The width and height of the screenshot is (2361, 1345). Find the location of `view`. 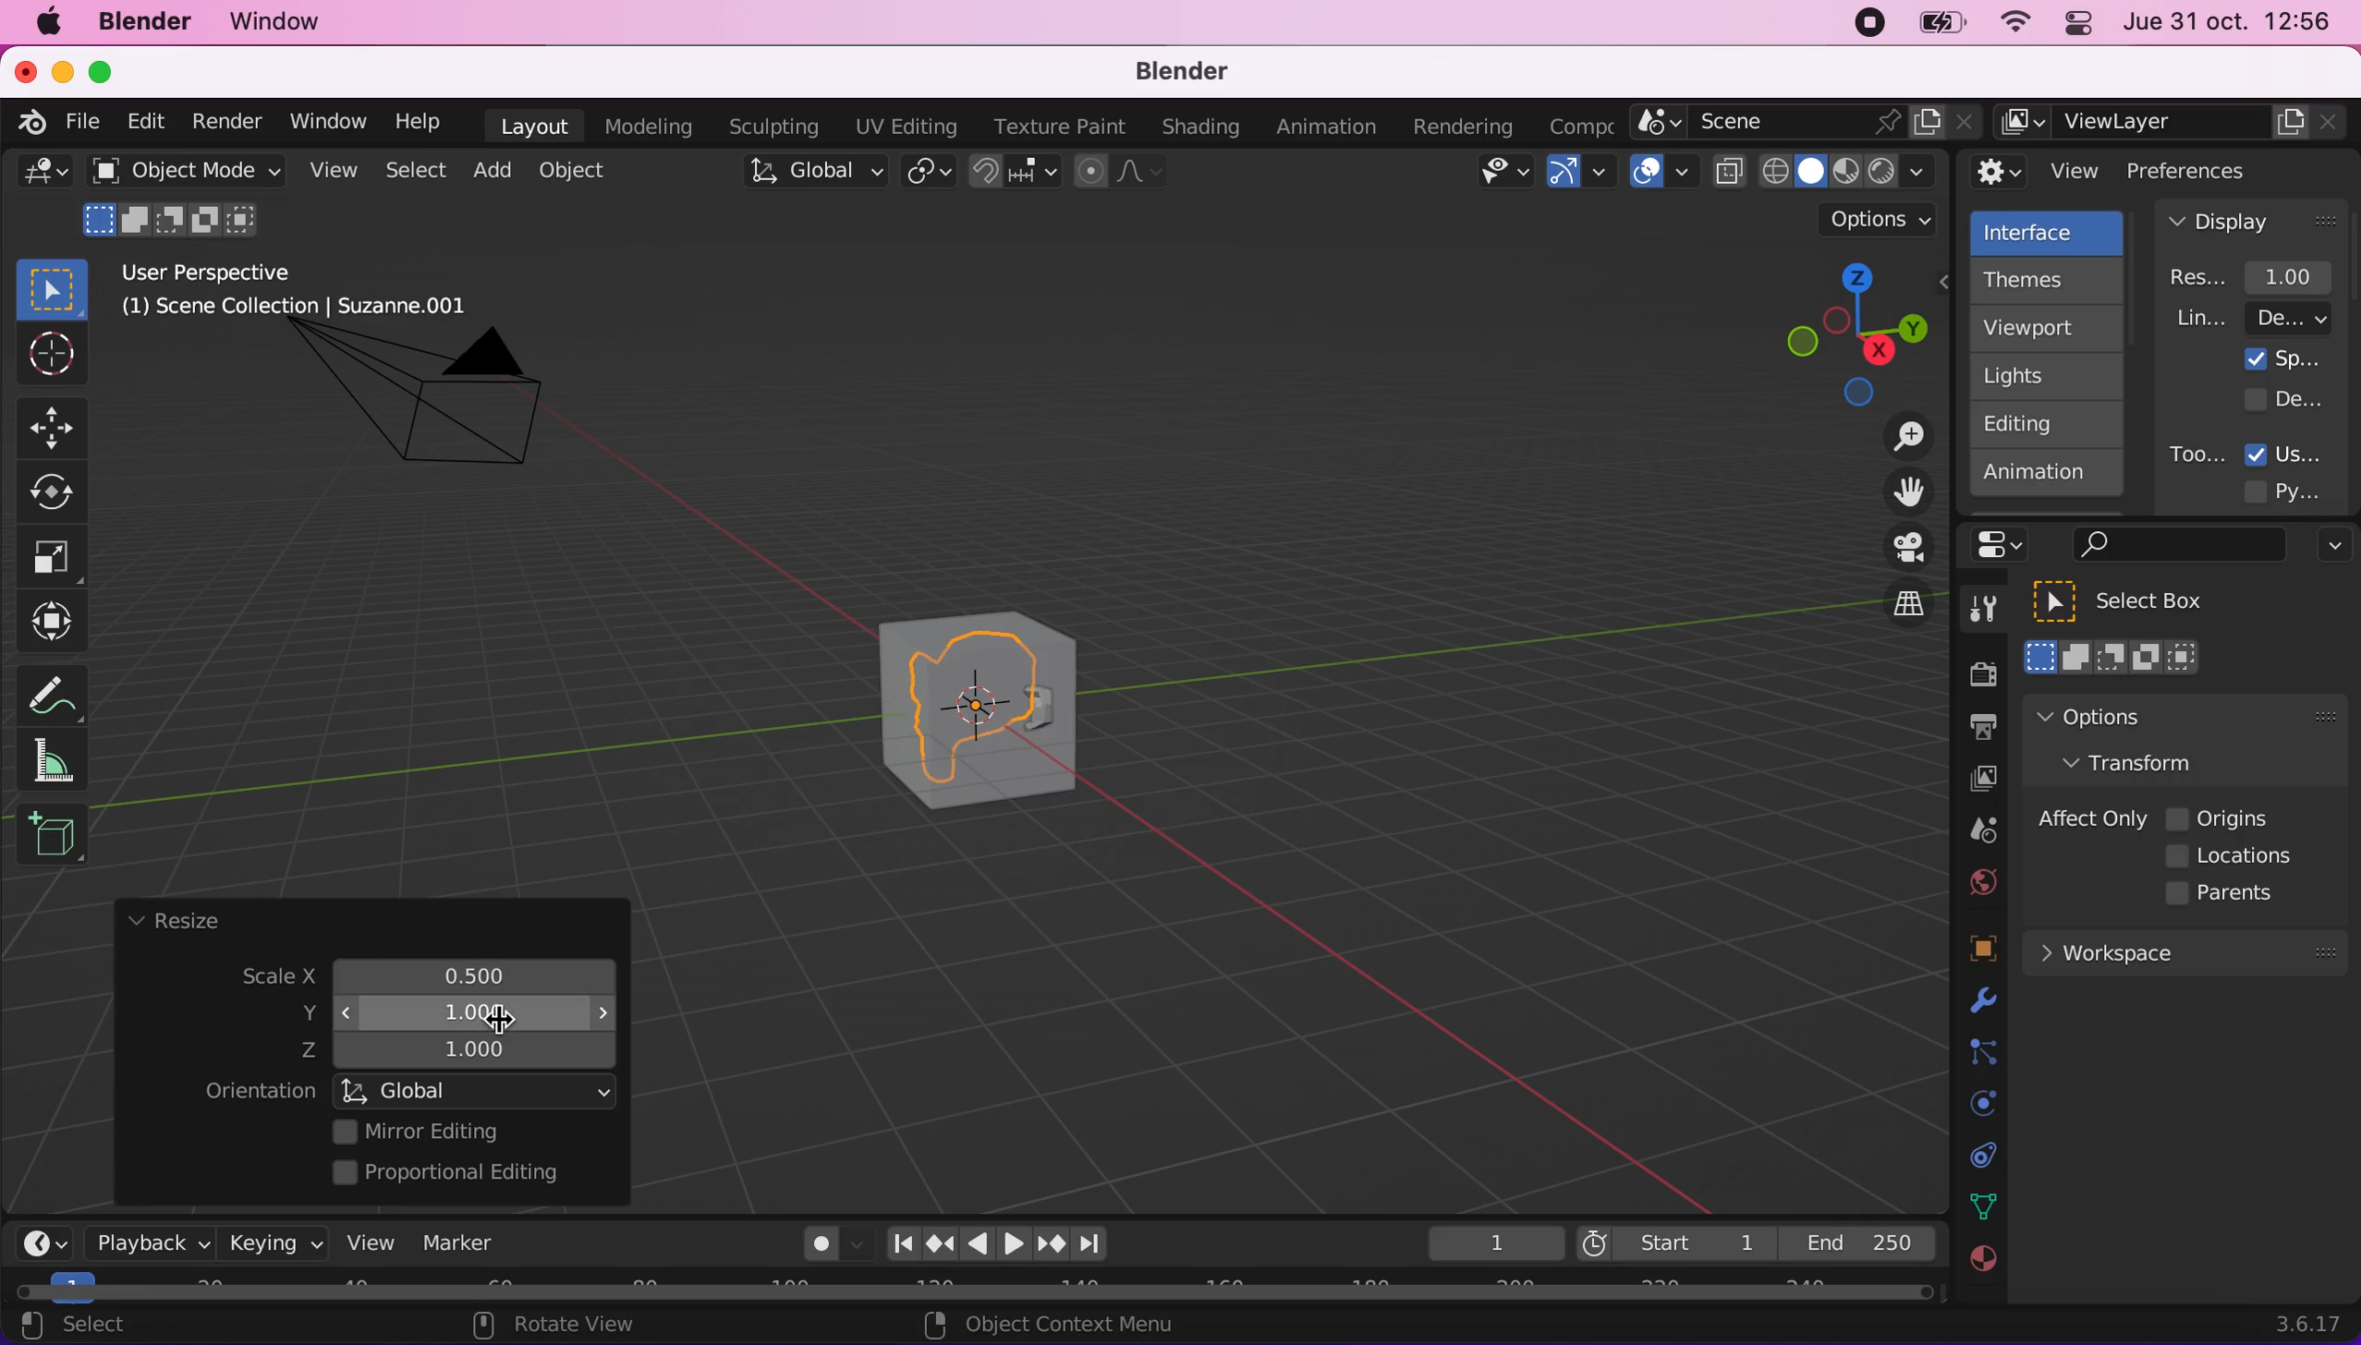

view is located at coordinates (2037, 172).